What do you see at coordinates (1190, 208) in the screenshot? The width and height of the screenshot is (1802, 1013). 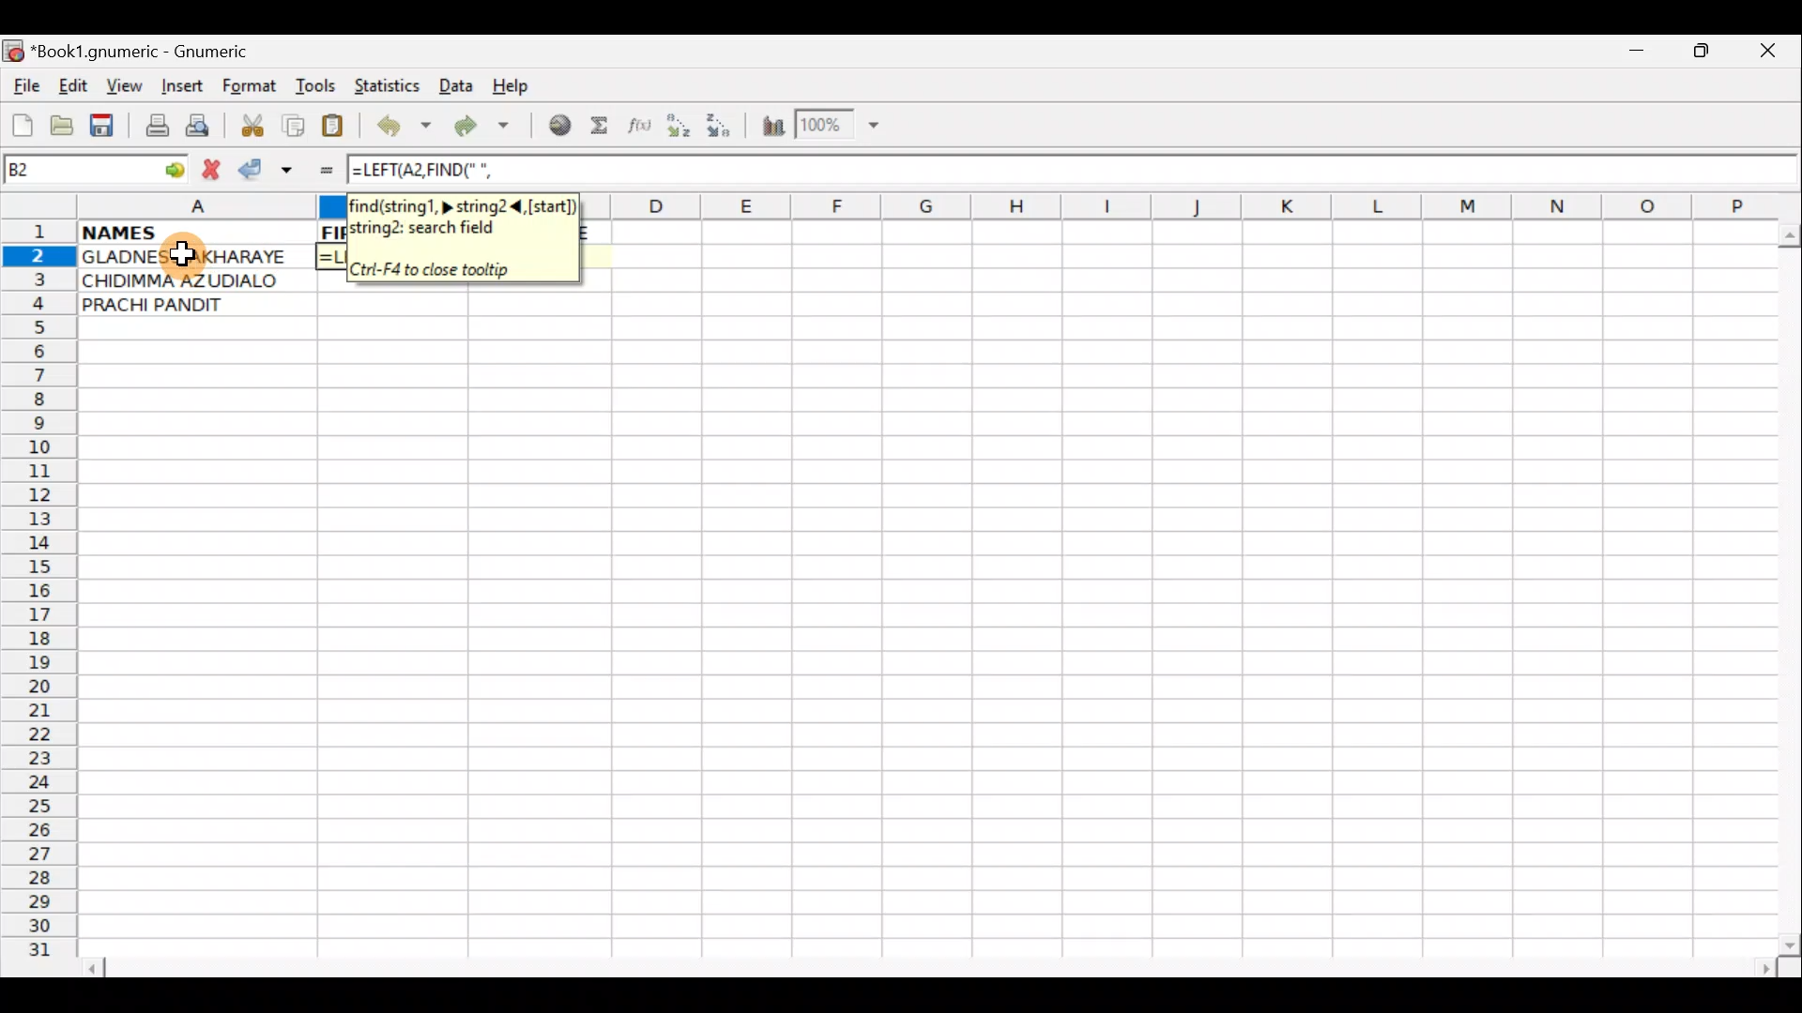 I see `Columns` at bounding box center [1190, 208].